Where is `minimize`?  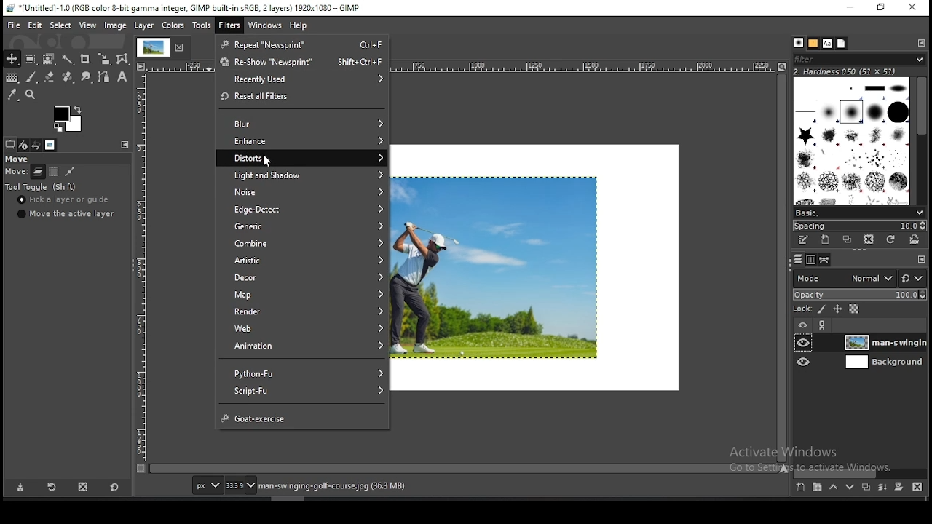 minimize is located at coordinates (851, 8).